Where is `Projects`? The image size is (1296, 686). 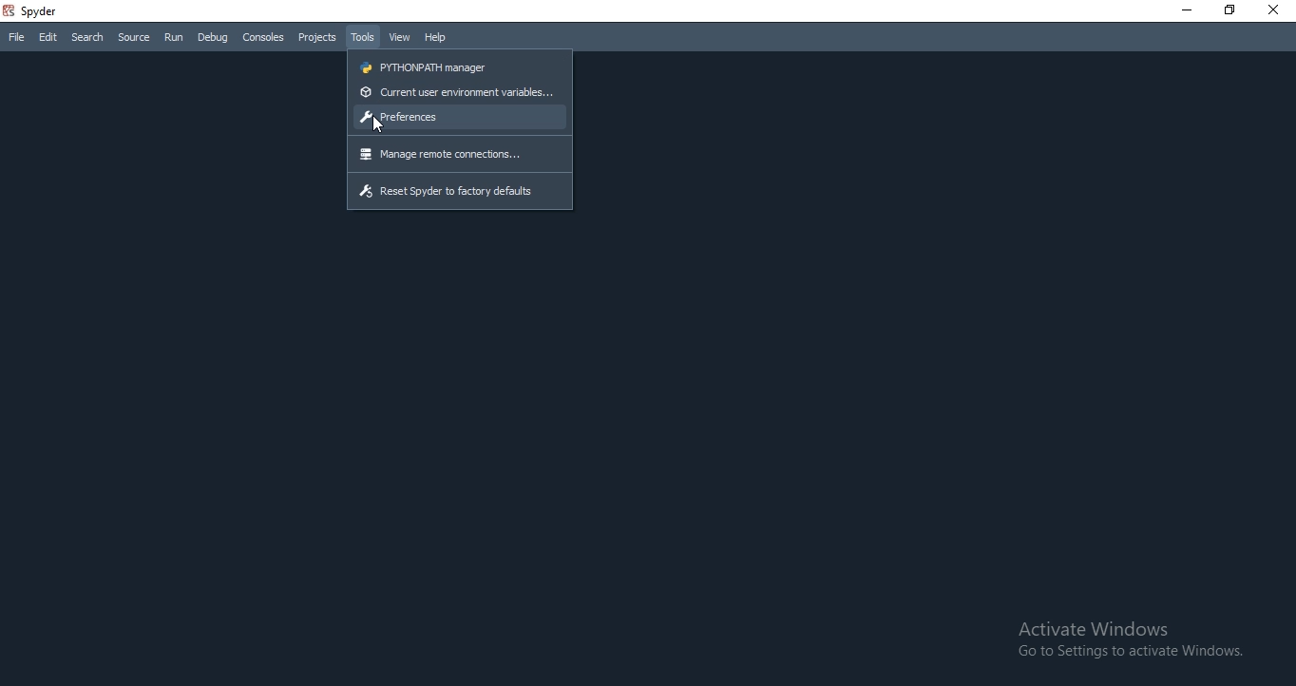
Projects is located at coordinates (315, 38).